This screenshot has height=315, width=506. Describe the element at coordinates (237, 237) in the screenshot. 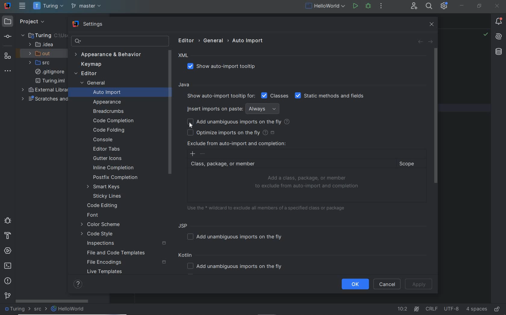

I see `ADD UNAMBIGUOUS IMPORTS ON THE FLY` at that location.